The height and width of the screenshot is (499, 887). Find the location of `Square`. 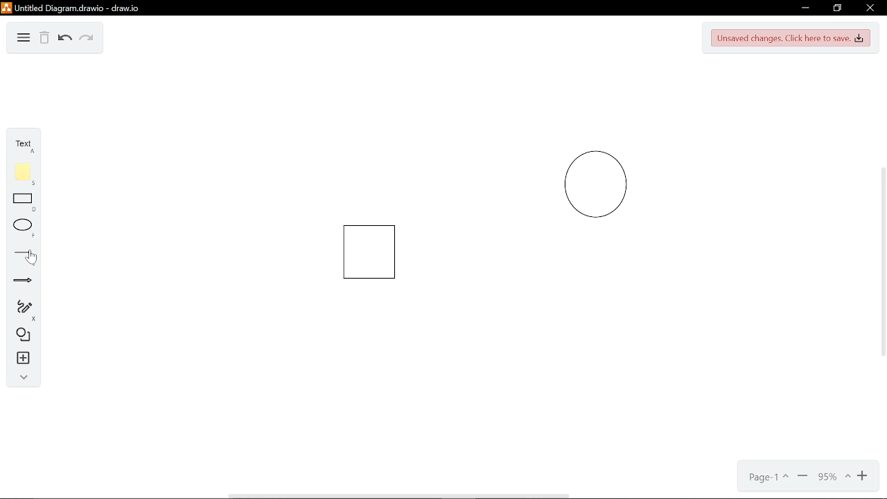

Square is located at coordinates (374, 252).